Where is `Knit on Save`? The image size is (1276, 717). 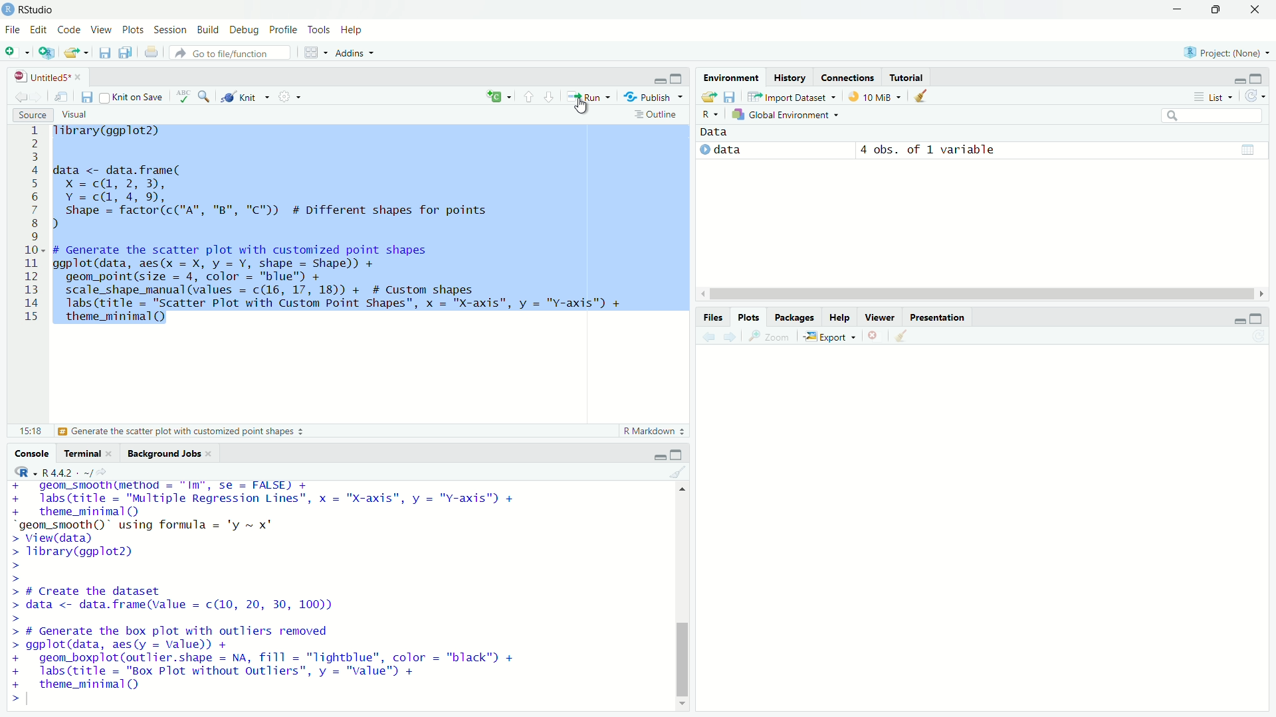
Knit on Save is located at coordinates (132, 96).